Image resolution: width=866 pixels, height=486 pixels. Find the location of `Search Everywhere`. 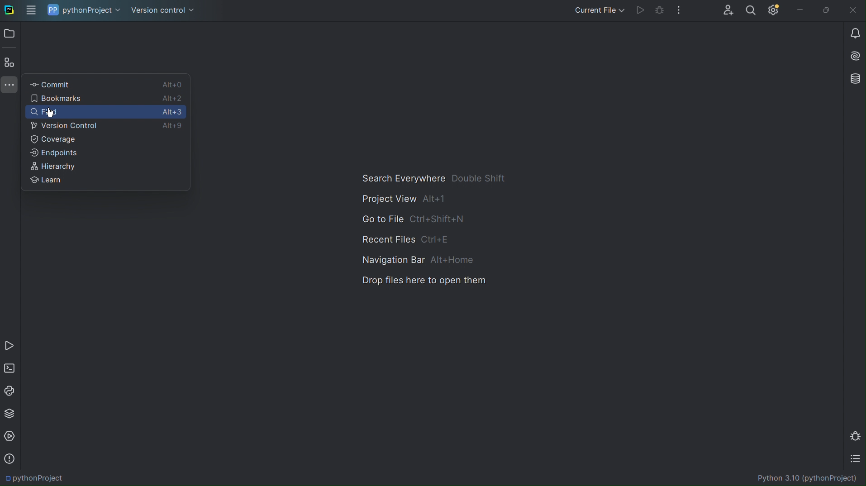

Search Everywhere is located at coordinates (433, 176).